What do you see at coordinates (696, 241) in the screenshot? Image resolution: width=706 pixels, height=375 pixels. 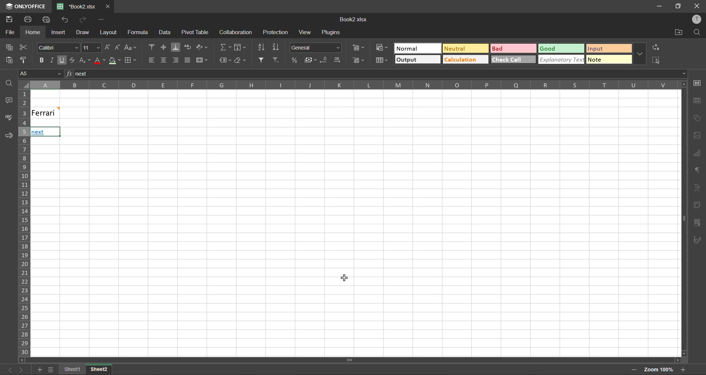 I see `signature` at bounding box center [696, 241].